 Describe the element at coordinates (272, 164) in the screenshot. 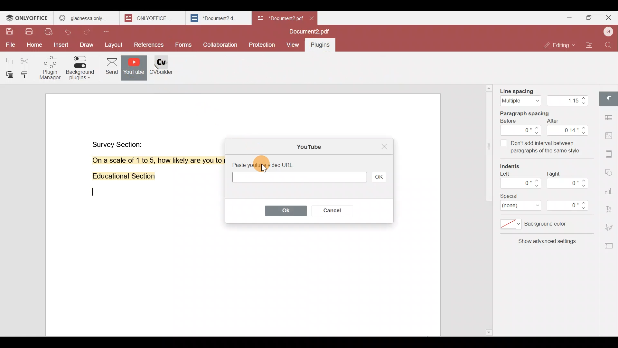

I see `Paste video URL` at that location.